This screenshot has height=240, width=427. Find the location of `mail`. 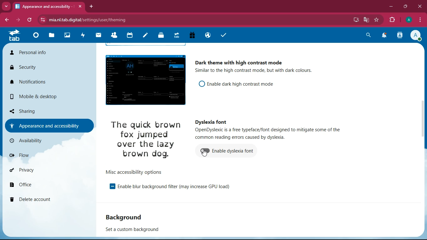

mail is located at coordinates (100, 35).